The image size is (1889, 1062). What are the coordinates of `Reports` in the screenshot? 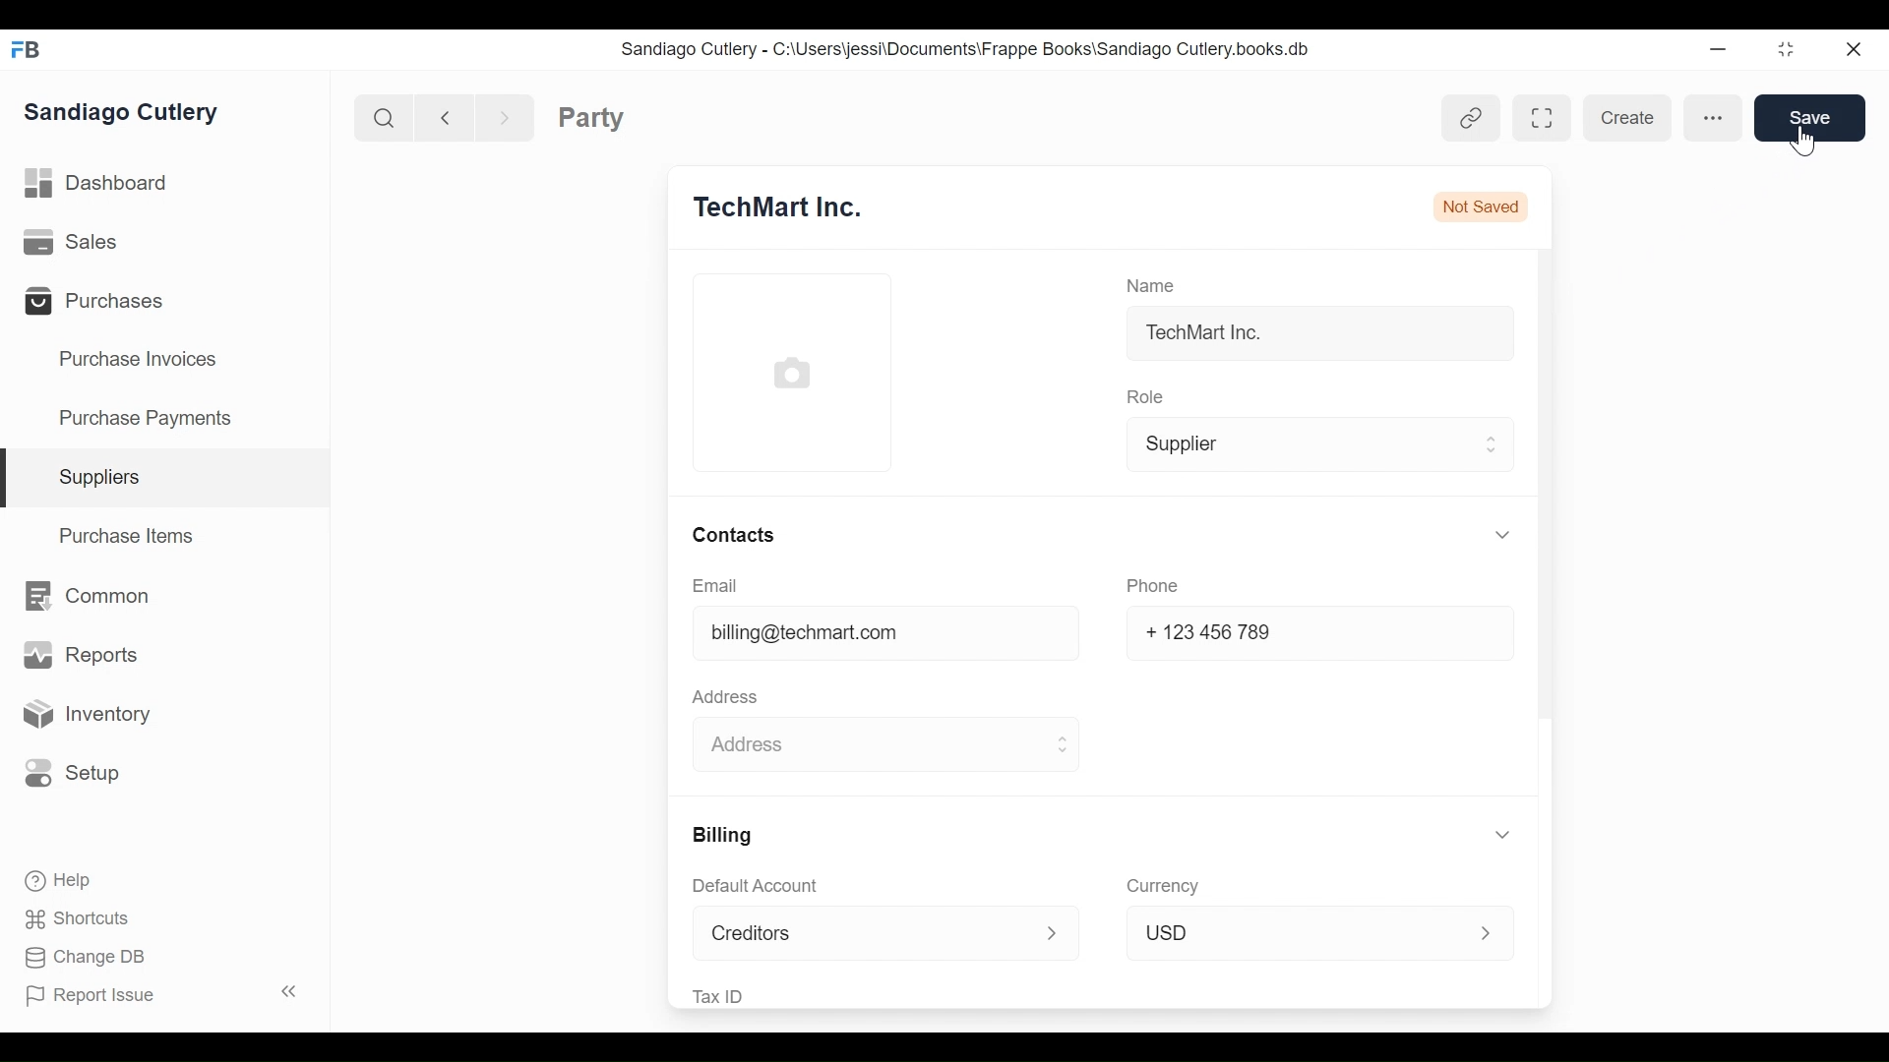 It's located at (78, 654).